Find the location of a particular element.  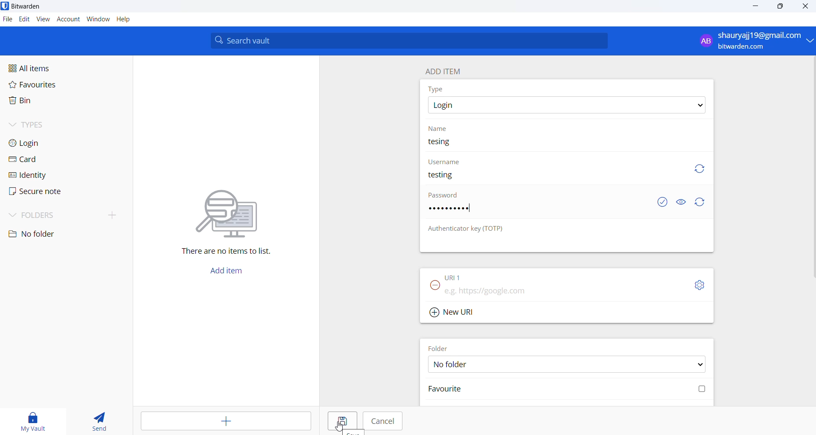

Cancel is located at coordinates (383, 421).